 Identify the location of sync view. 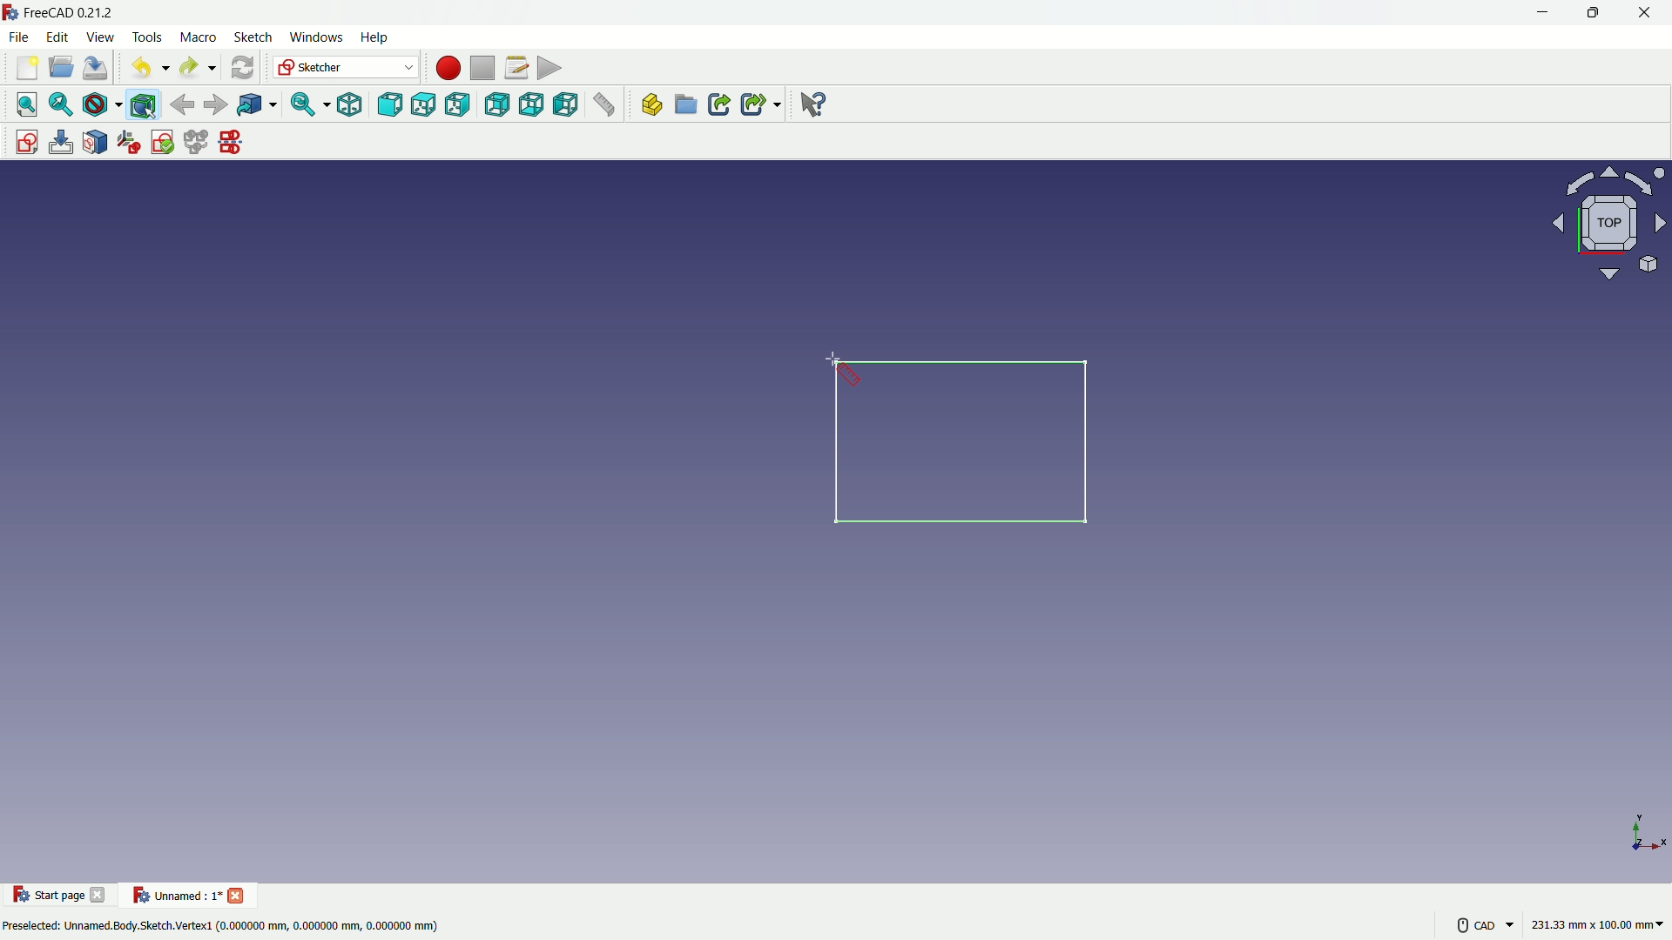
(304, 105).